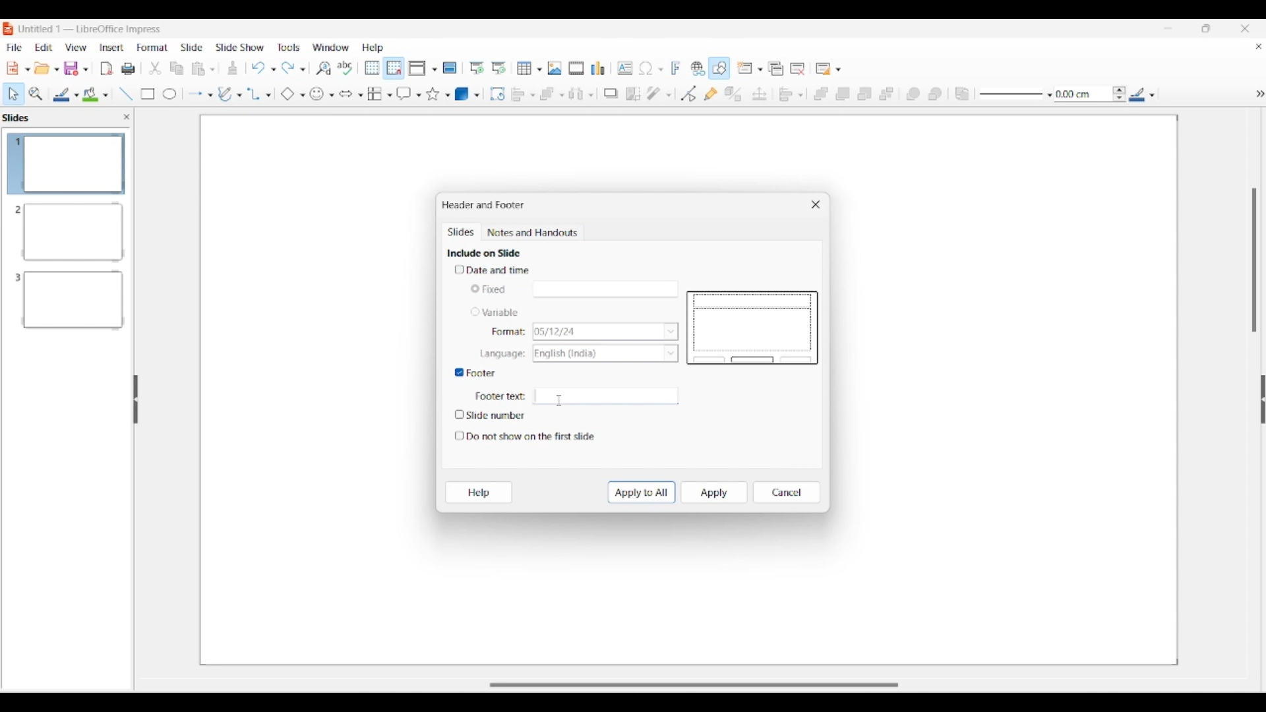  I want to click on Window title, so click(483, 205).